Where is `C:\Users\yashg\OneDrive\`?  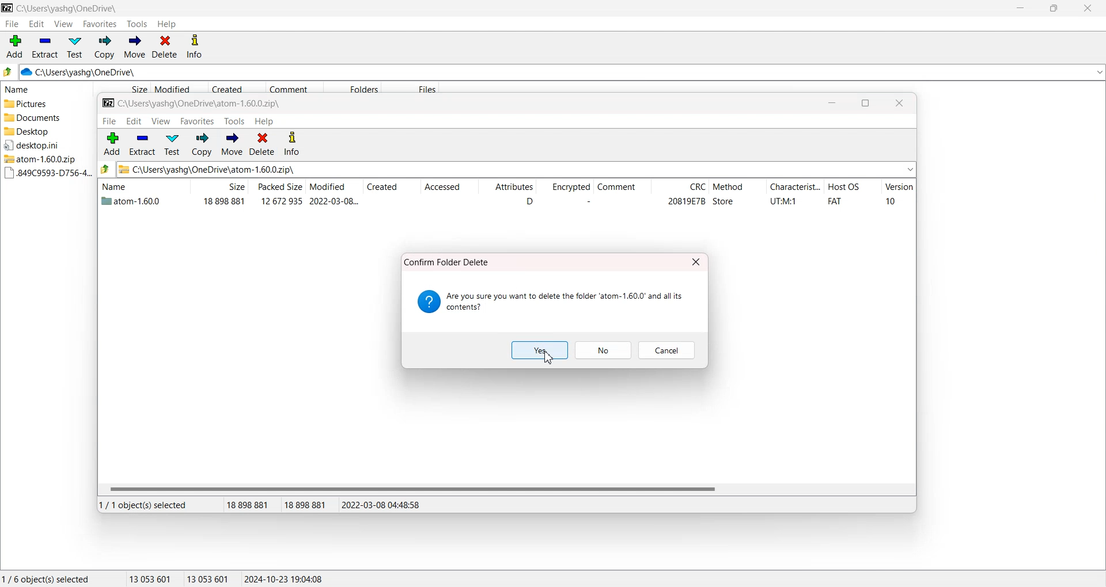 C:\Users\yashg\OneDrive\ is located at coordinates (95, 73).